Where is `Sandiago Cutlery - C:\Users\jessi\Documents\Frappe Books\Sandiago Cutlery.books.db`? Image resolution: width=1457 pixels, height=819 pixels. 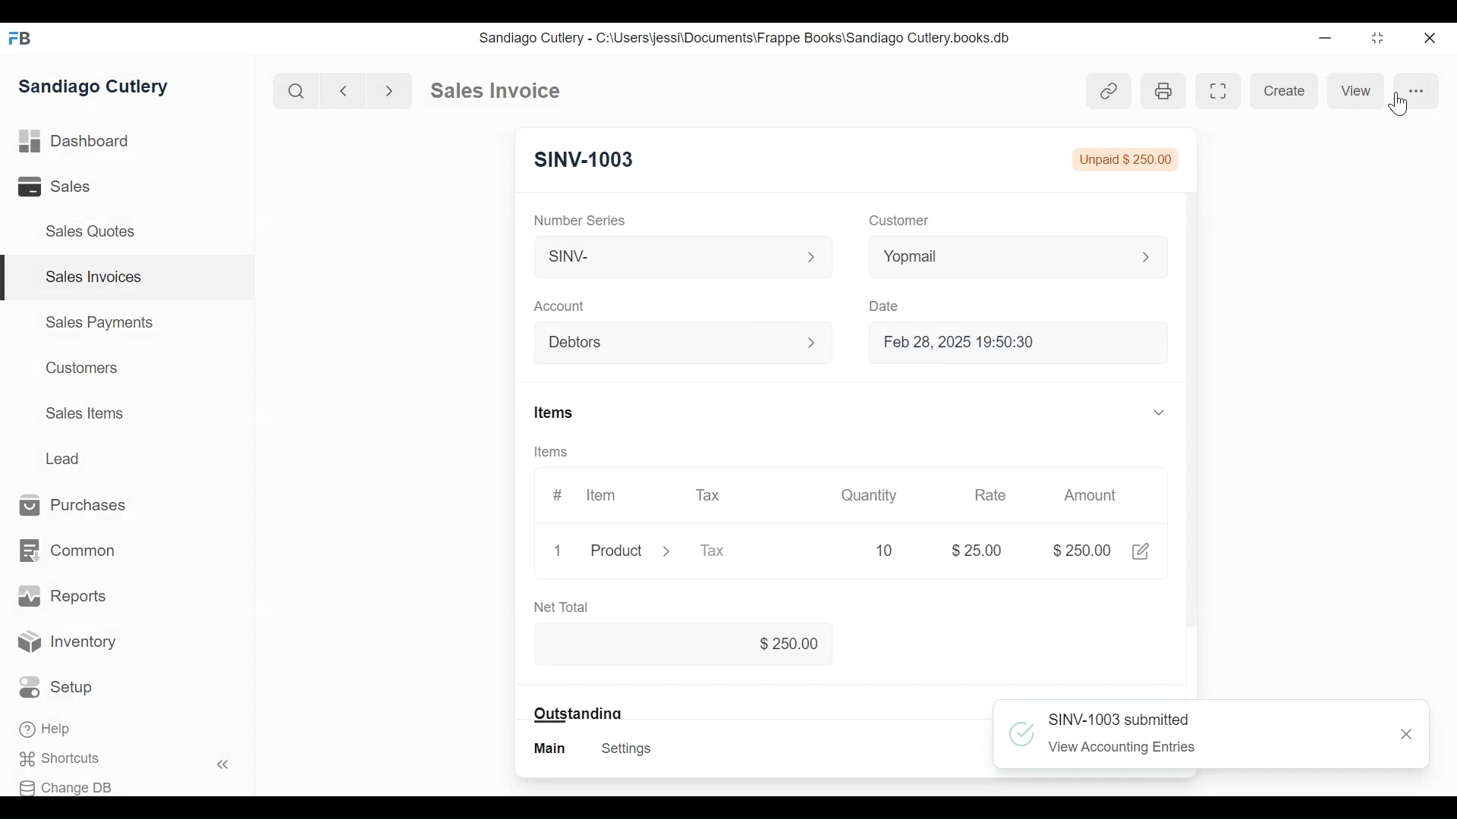 Sandiago Cutlery - C:\Users\jessi\Documents\Frappe Books\Sandiago Cutlery.books.db is located at coordinates (743, 37).